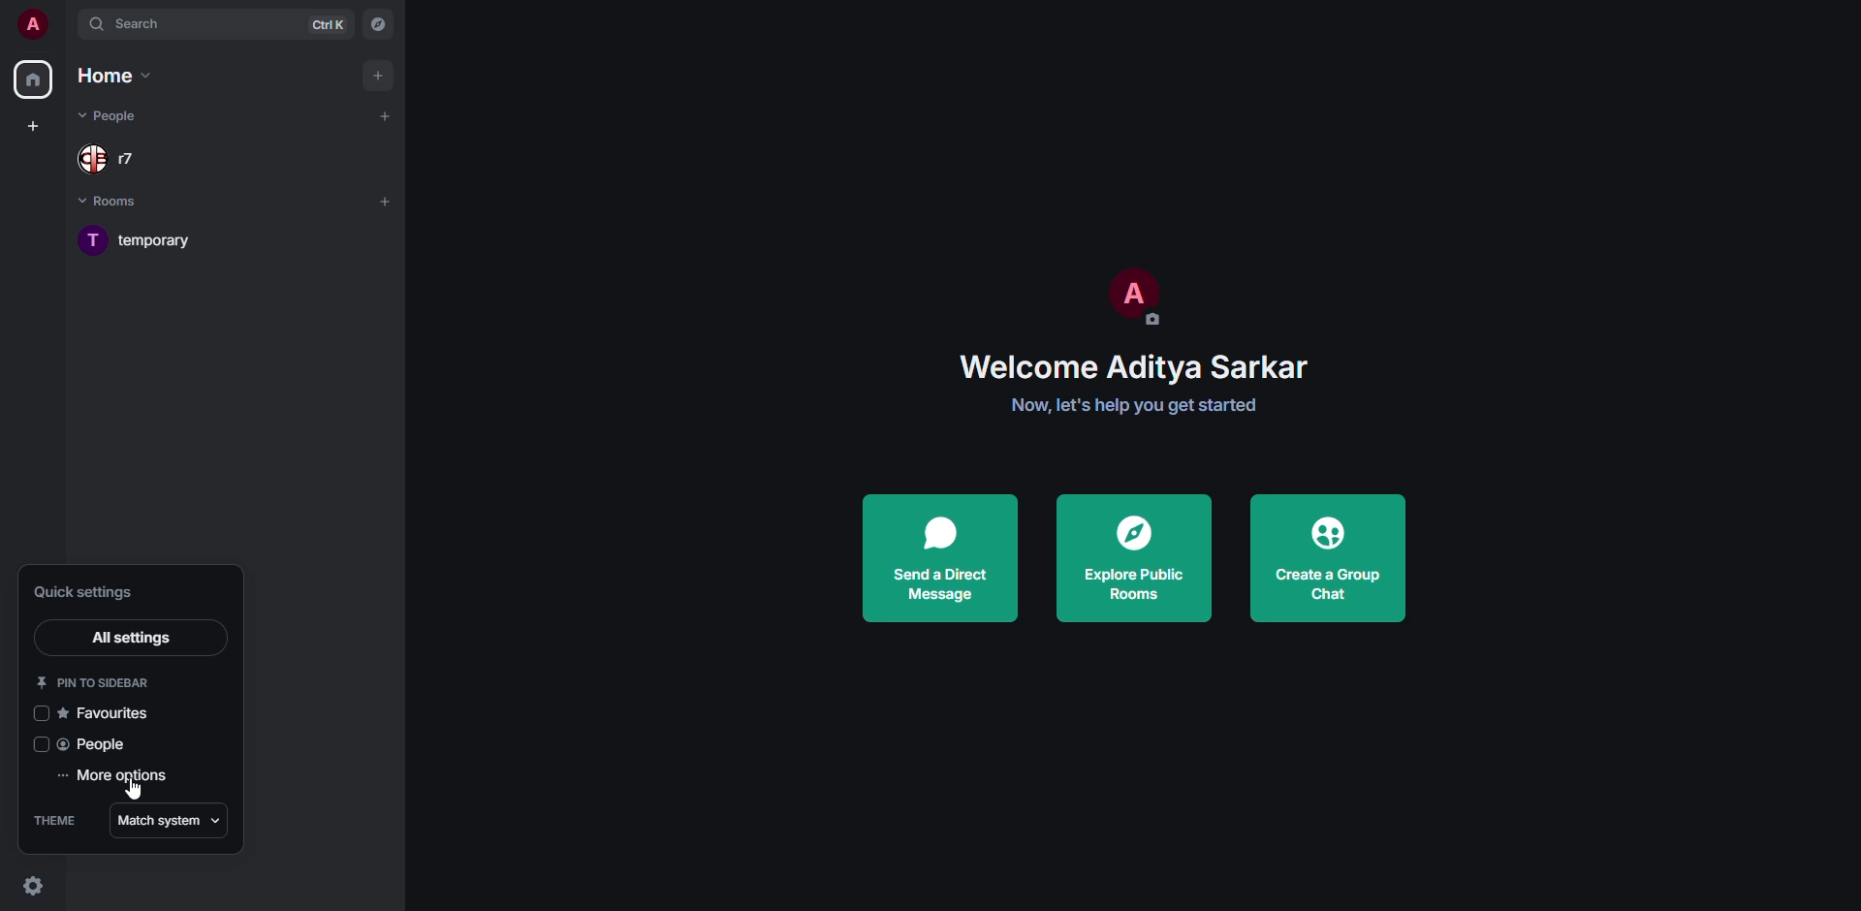 Image resolution: width=1861 pixels, height=911 pixels. I want to click on welcome, so click(1135, 367).